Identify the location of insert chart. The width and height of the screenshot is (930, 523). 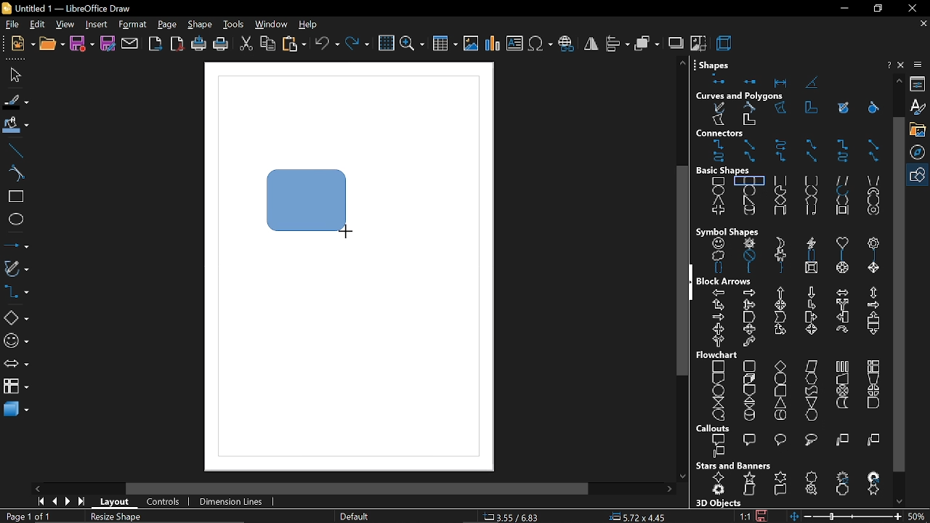
(493, 44).